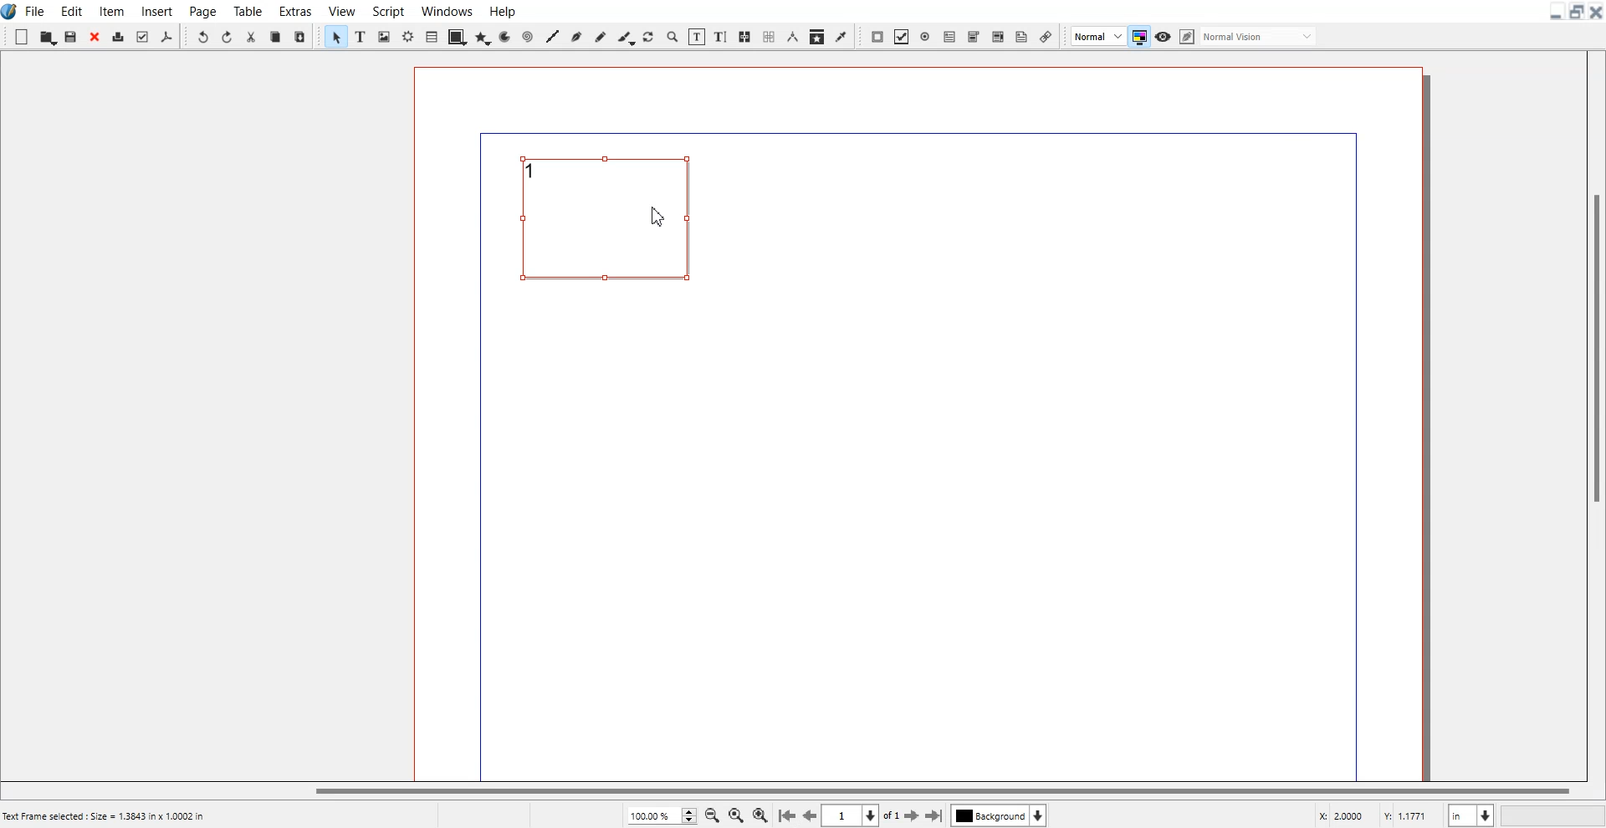  Describe the element at coordinates (275, 35) in the screenshot. I see `Copy` at that location.